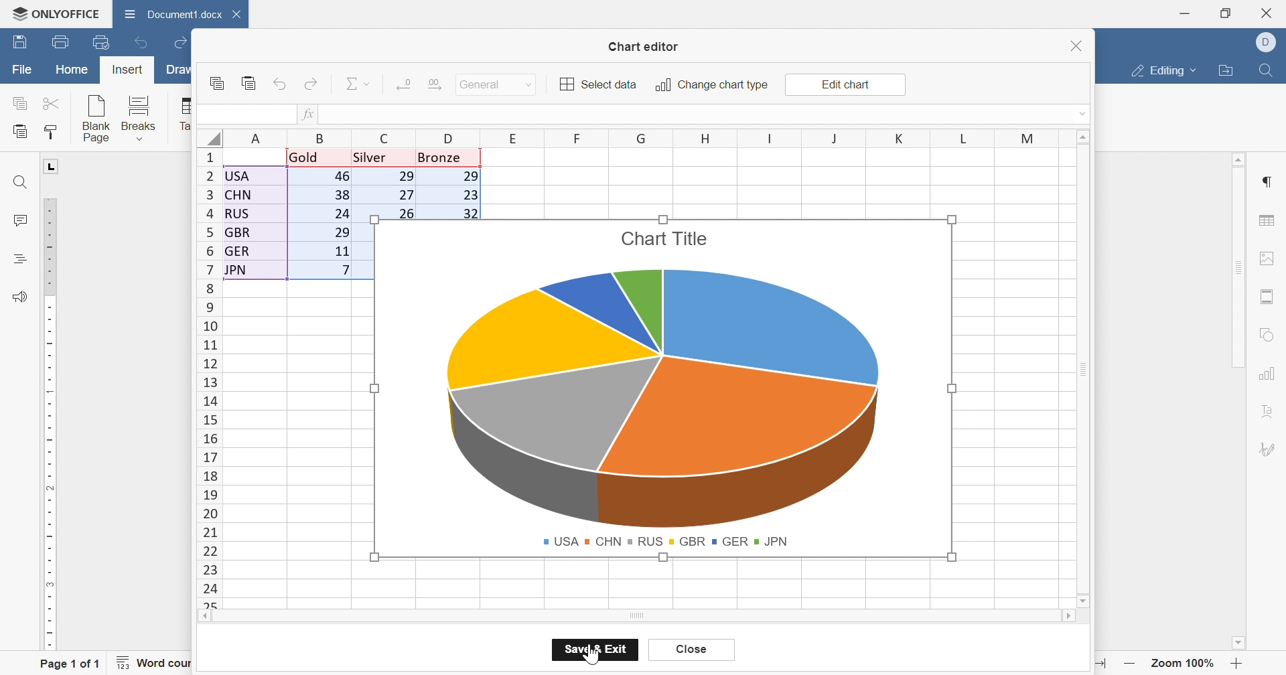  What do you see at coordinates (100, 43) in the screenshot?
I see `Quick print` at bounding box center [100, 43].